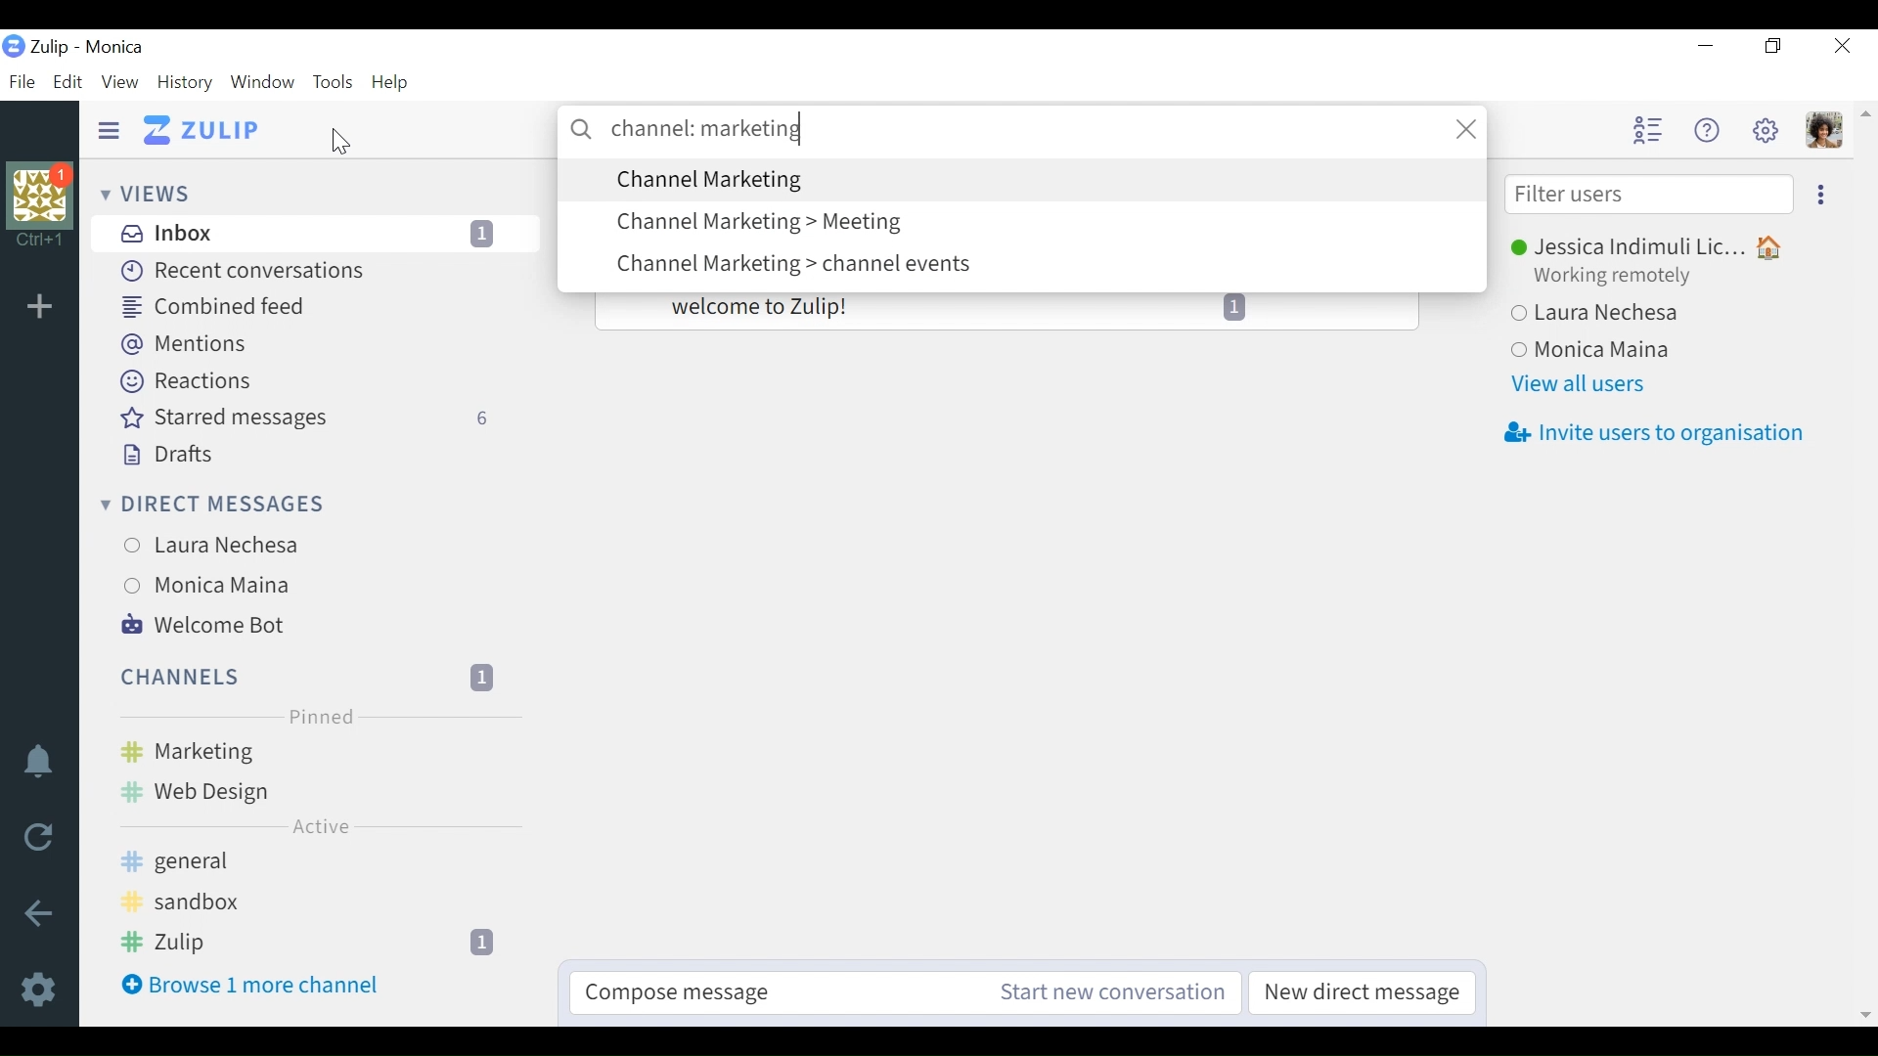  Describe the element at coordinates (1711, 127) in the screenshot. I see `Help` at that location.